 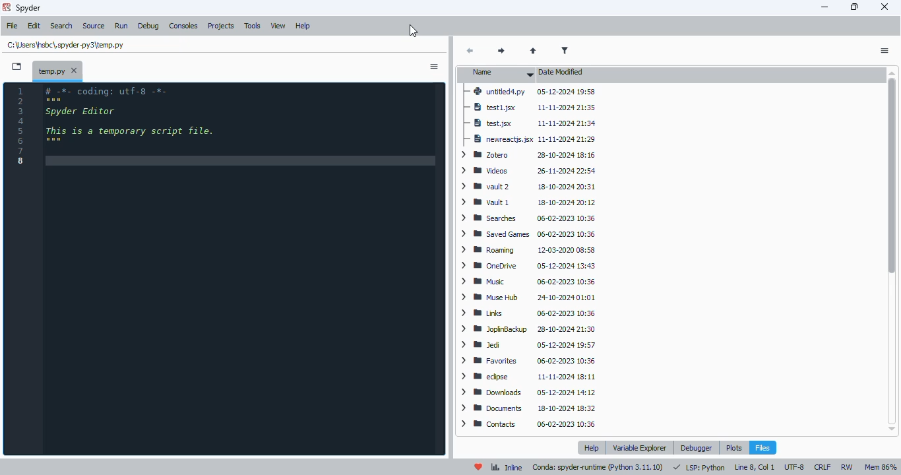 What do you see at coordinates (854, 7) in the screenshot?
I see `maximize` at bounding box center [854, 7].